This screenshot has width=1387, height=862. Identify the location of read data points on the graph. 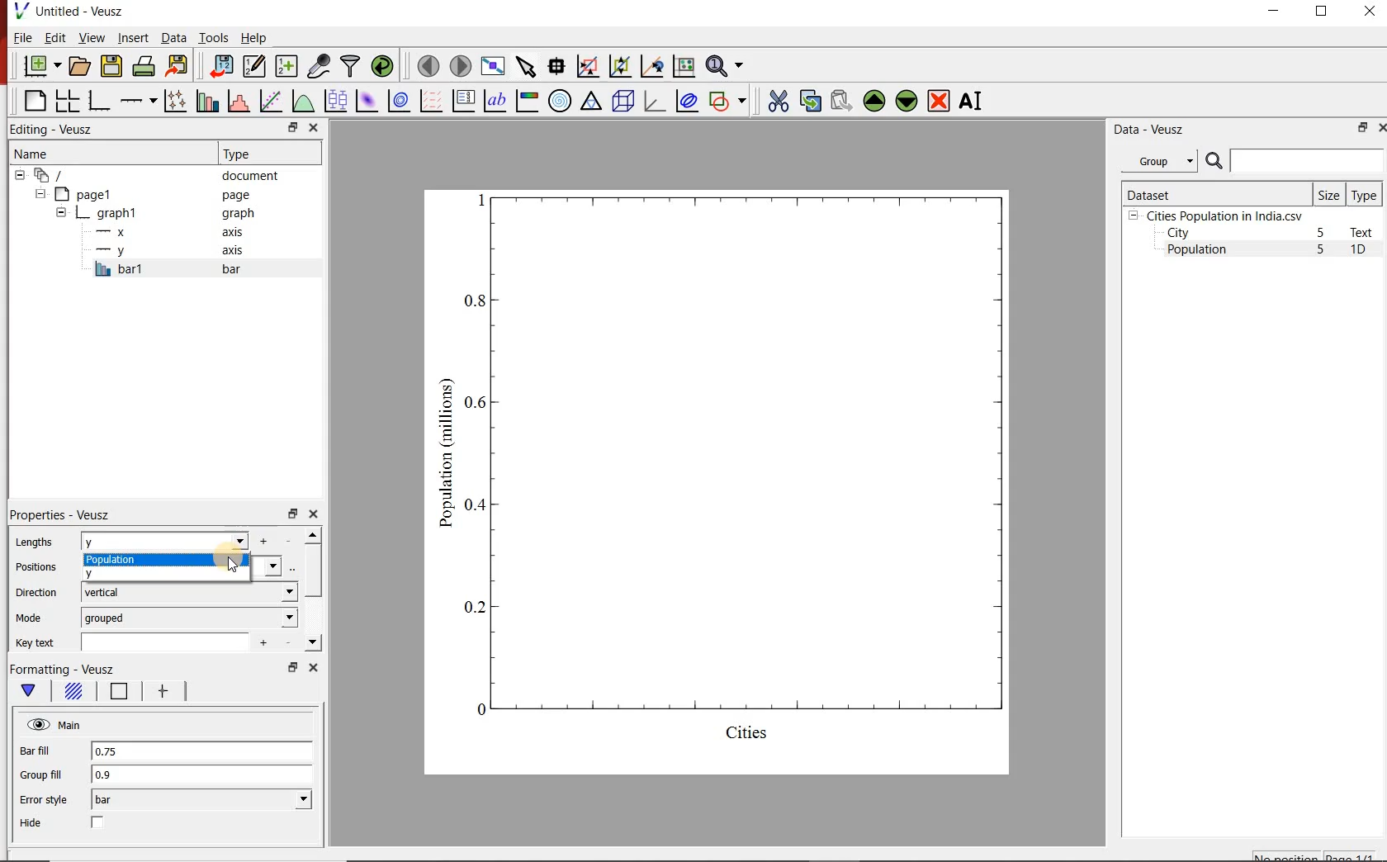
(556, 64).